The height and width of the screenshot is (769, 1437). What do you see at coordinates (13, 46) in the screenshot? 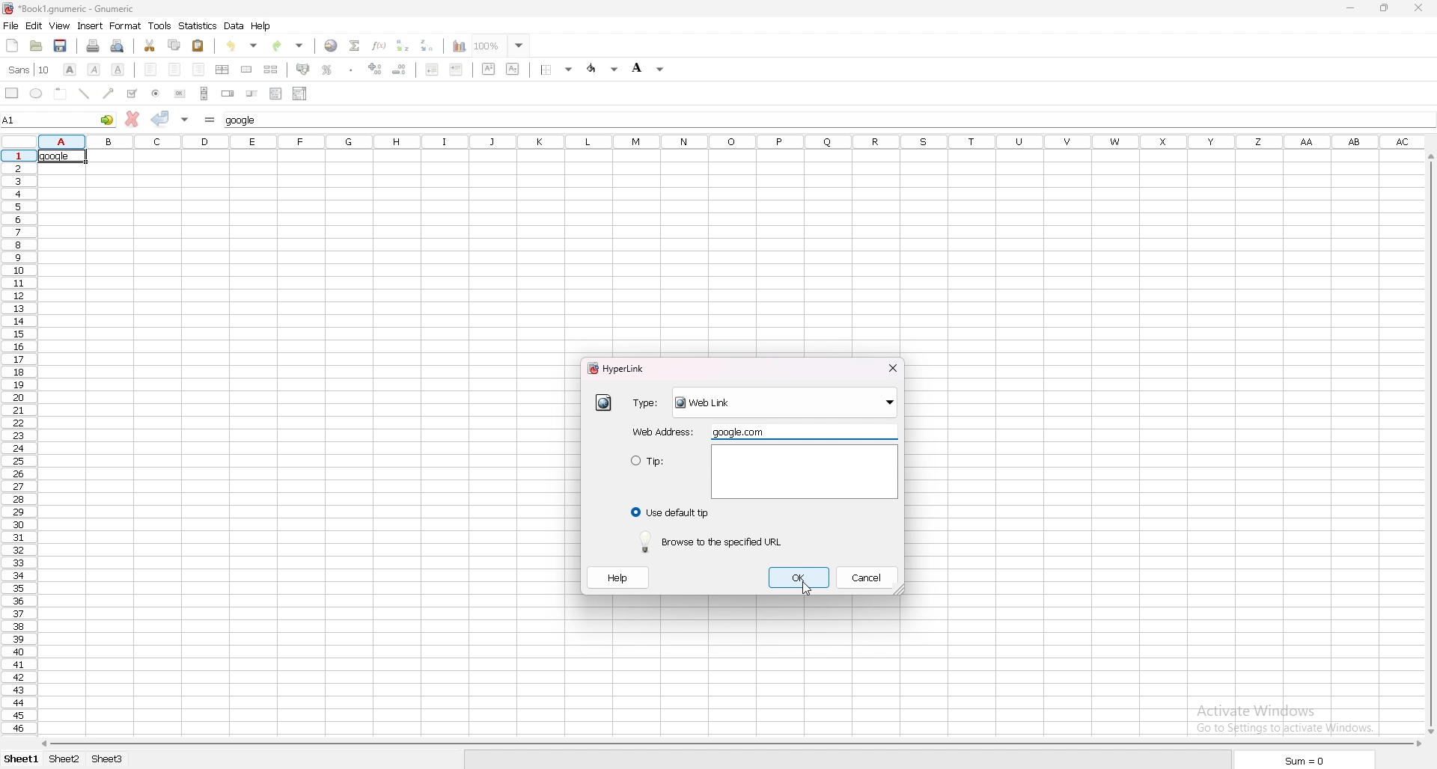
I see `new` at bounding box center [13, 46].